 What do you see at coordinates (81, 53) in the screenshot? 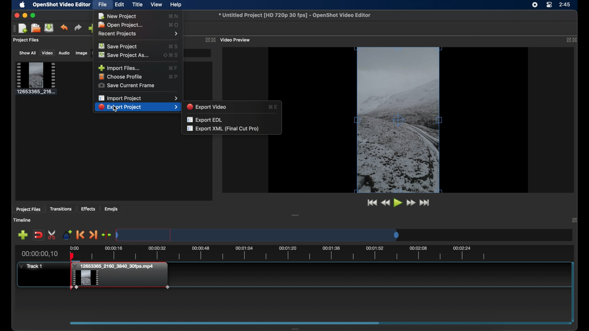
I see `image` at bounding box center [81, 53].